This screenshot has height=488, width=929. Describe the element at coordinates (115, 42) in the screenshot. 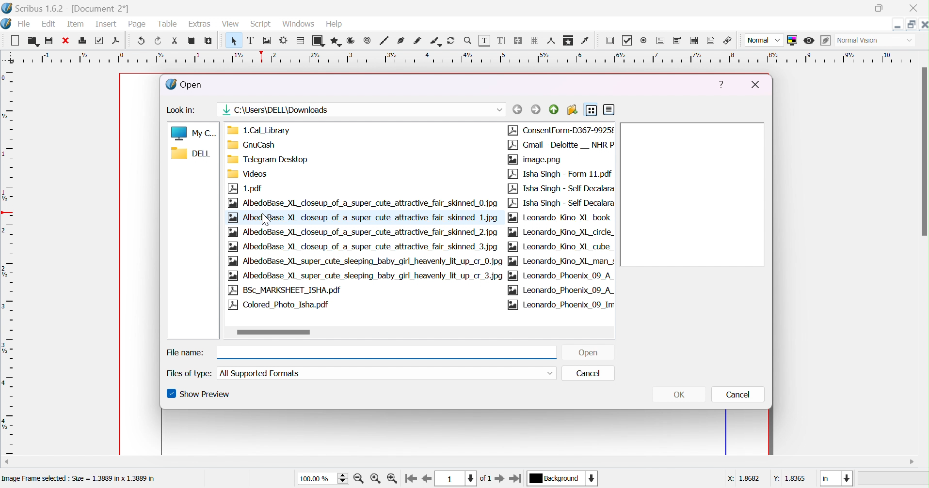

I see `save as PDF` at that location.